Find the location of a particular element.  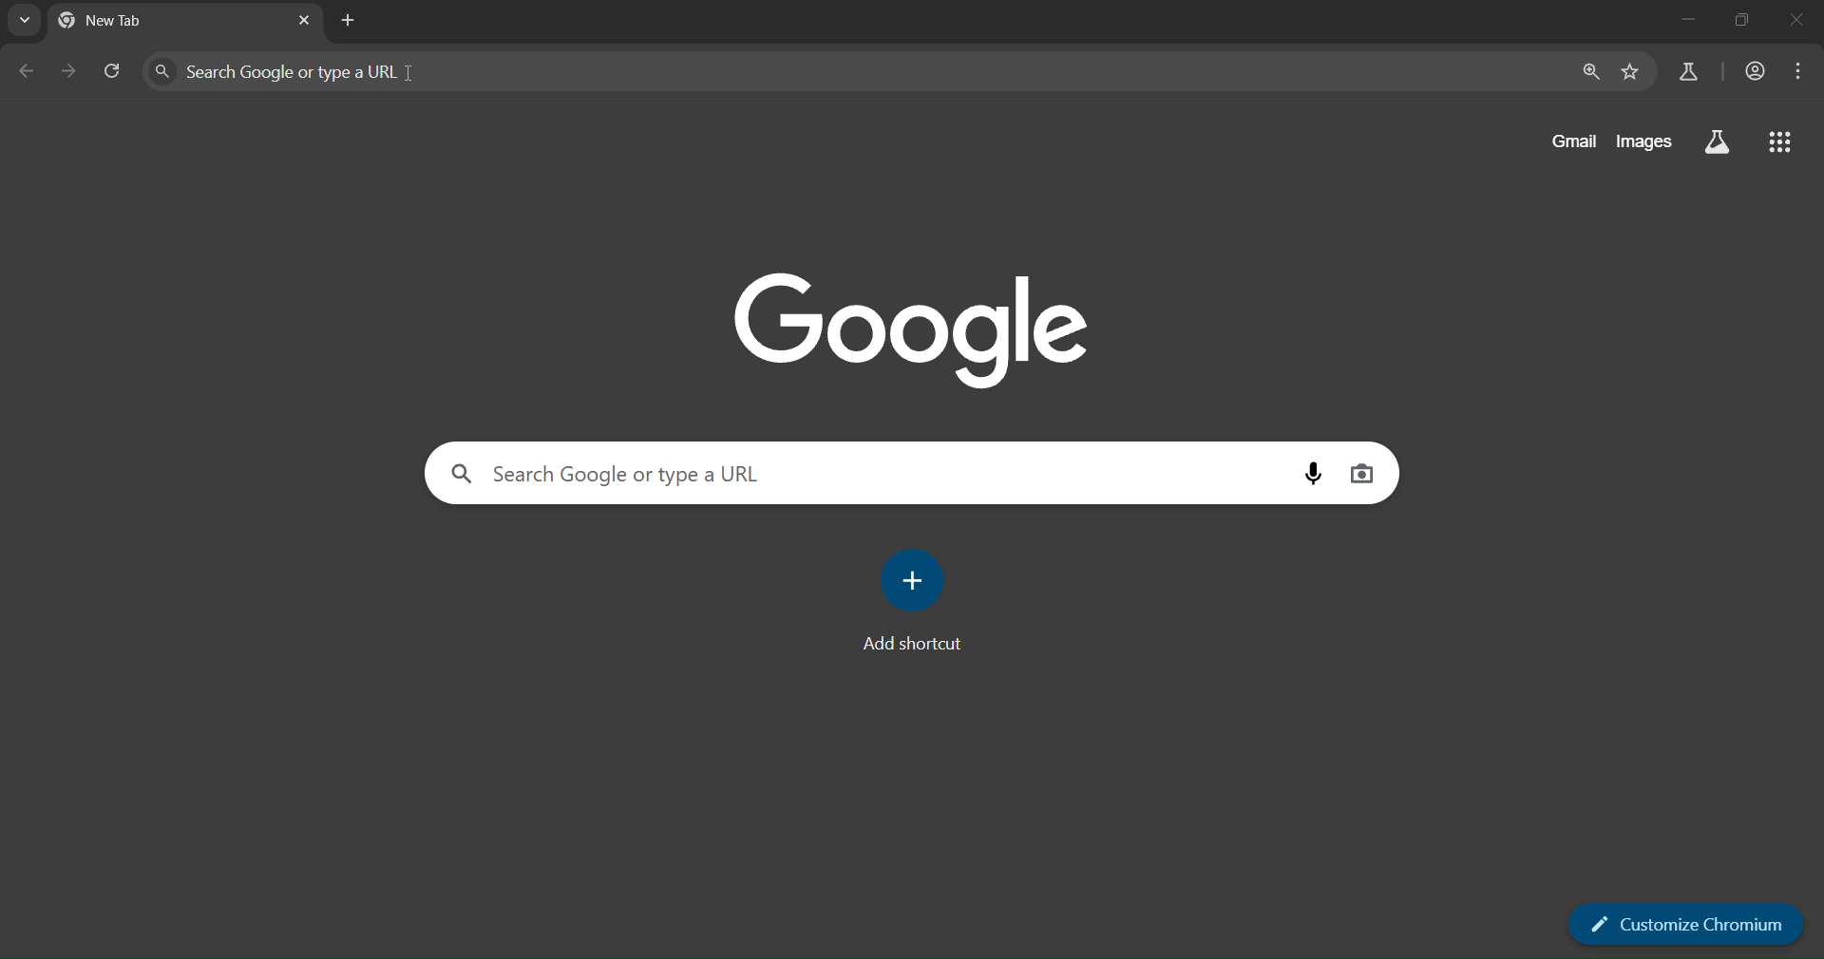

Minimize is located at coordinates (1686, 19).